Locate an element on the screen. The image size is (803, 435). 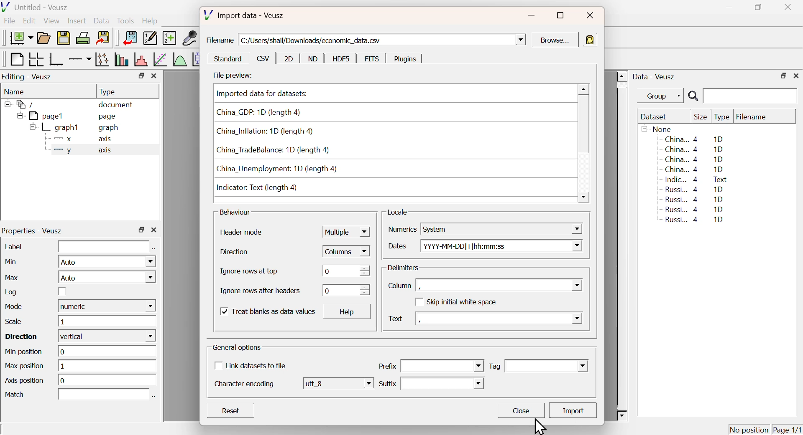
Russi... 4 1D is located at coordinates (693, 209).